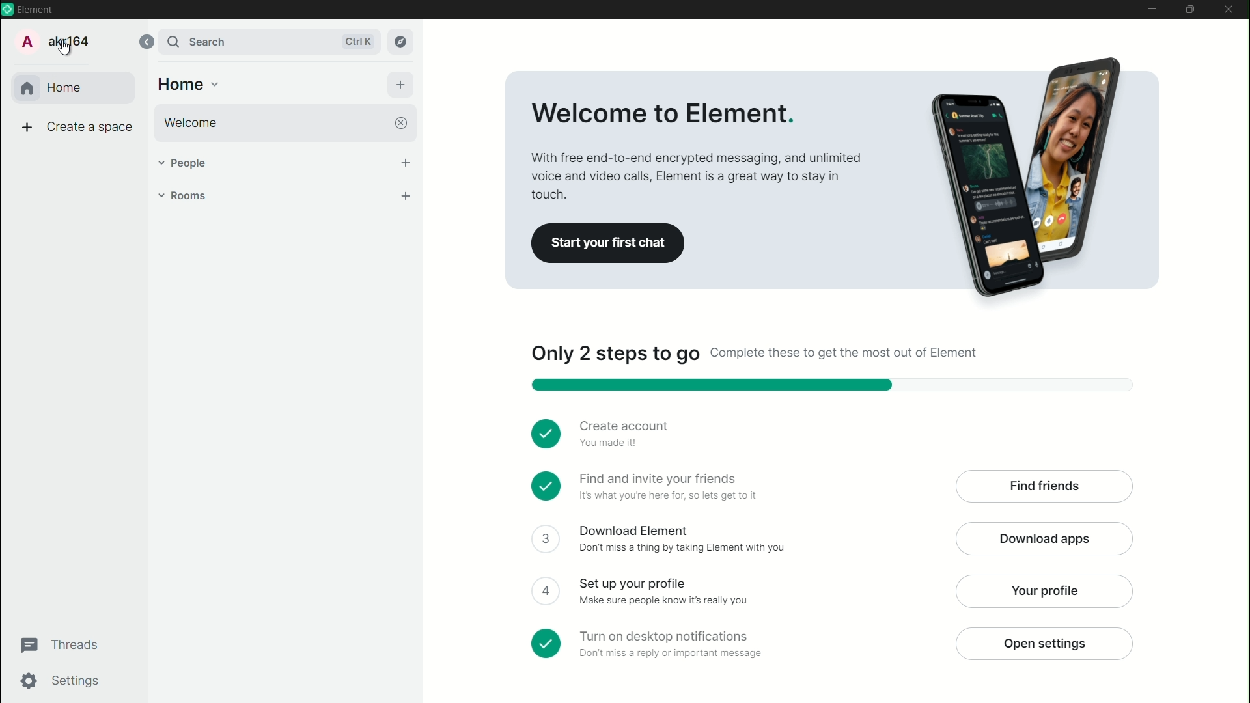  What do you see at coordinates (1044, 645) in the screenshot?
I see `open settings` at bounding box center [1044, 645].